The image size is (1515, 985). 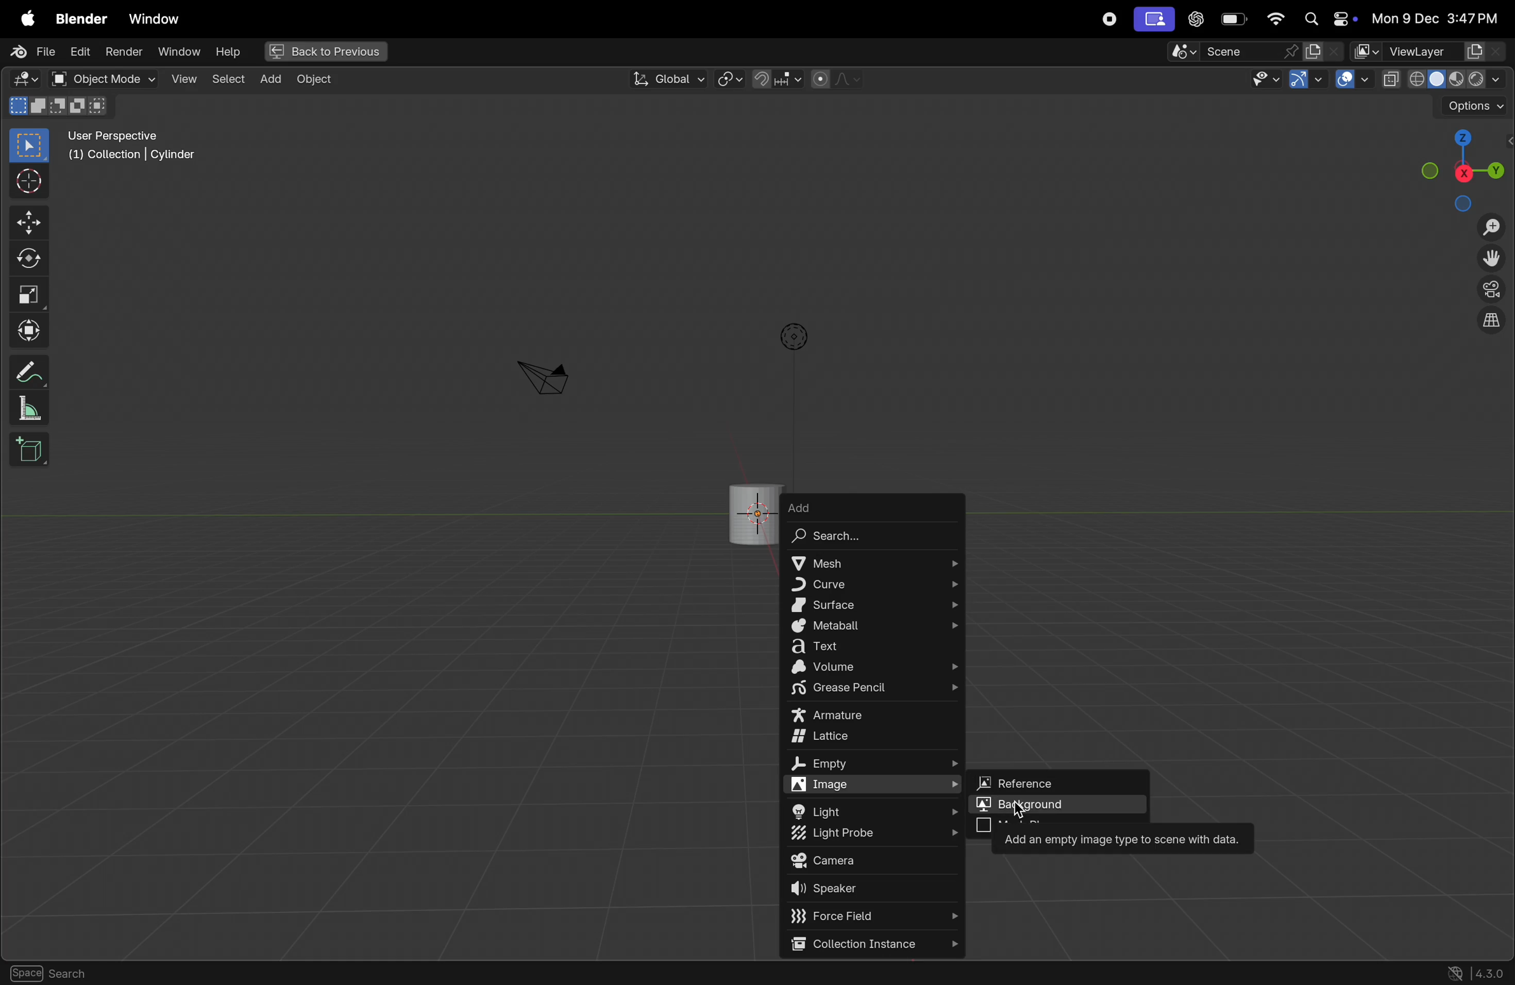 What do you see at coordinates (873, 561) in the screenshot?
I see `mesh` at bounding box center [873, 561].